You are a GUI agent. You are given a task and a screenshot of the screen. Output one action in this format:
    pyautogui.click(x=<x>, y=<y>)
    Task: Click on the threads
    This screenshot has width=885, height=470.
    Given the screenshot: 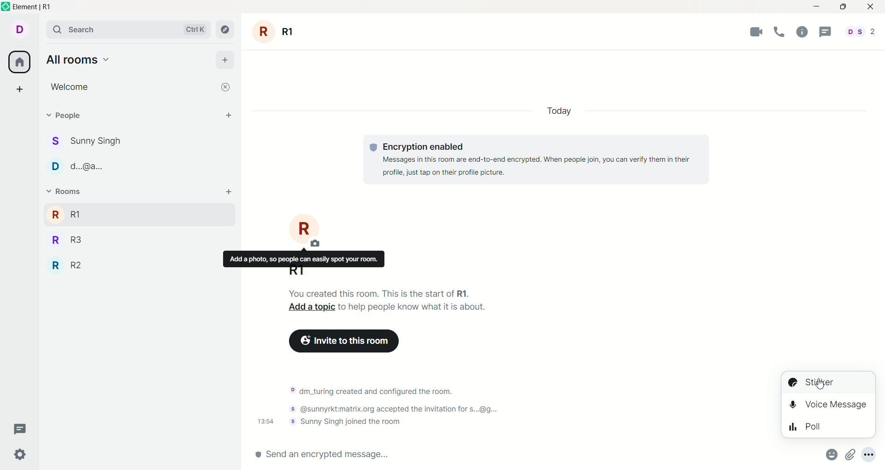 What is the action you would take?
    pyautogui.click(x=20, y=429)
    